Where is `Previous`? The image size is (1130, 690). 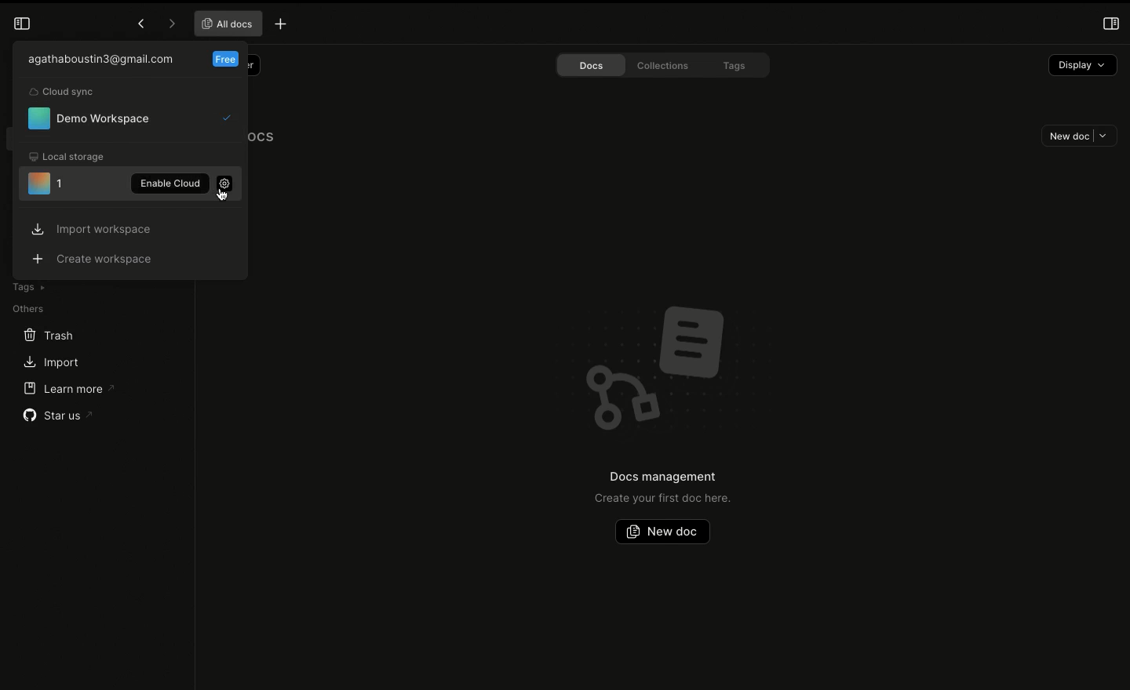
Previous is located at coordinates (139, 26).